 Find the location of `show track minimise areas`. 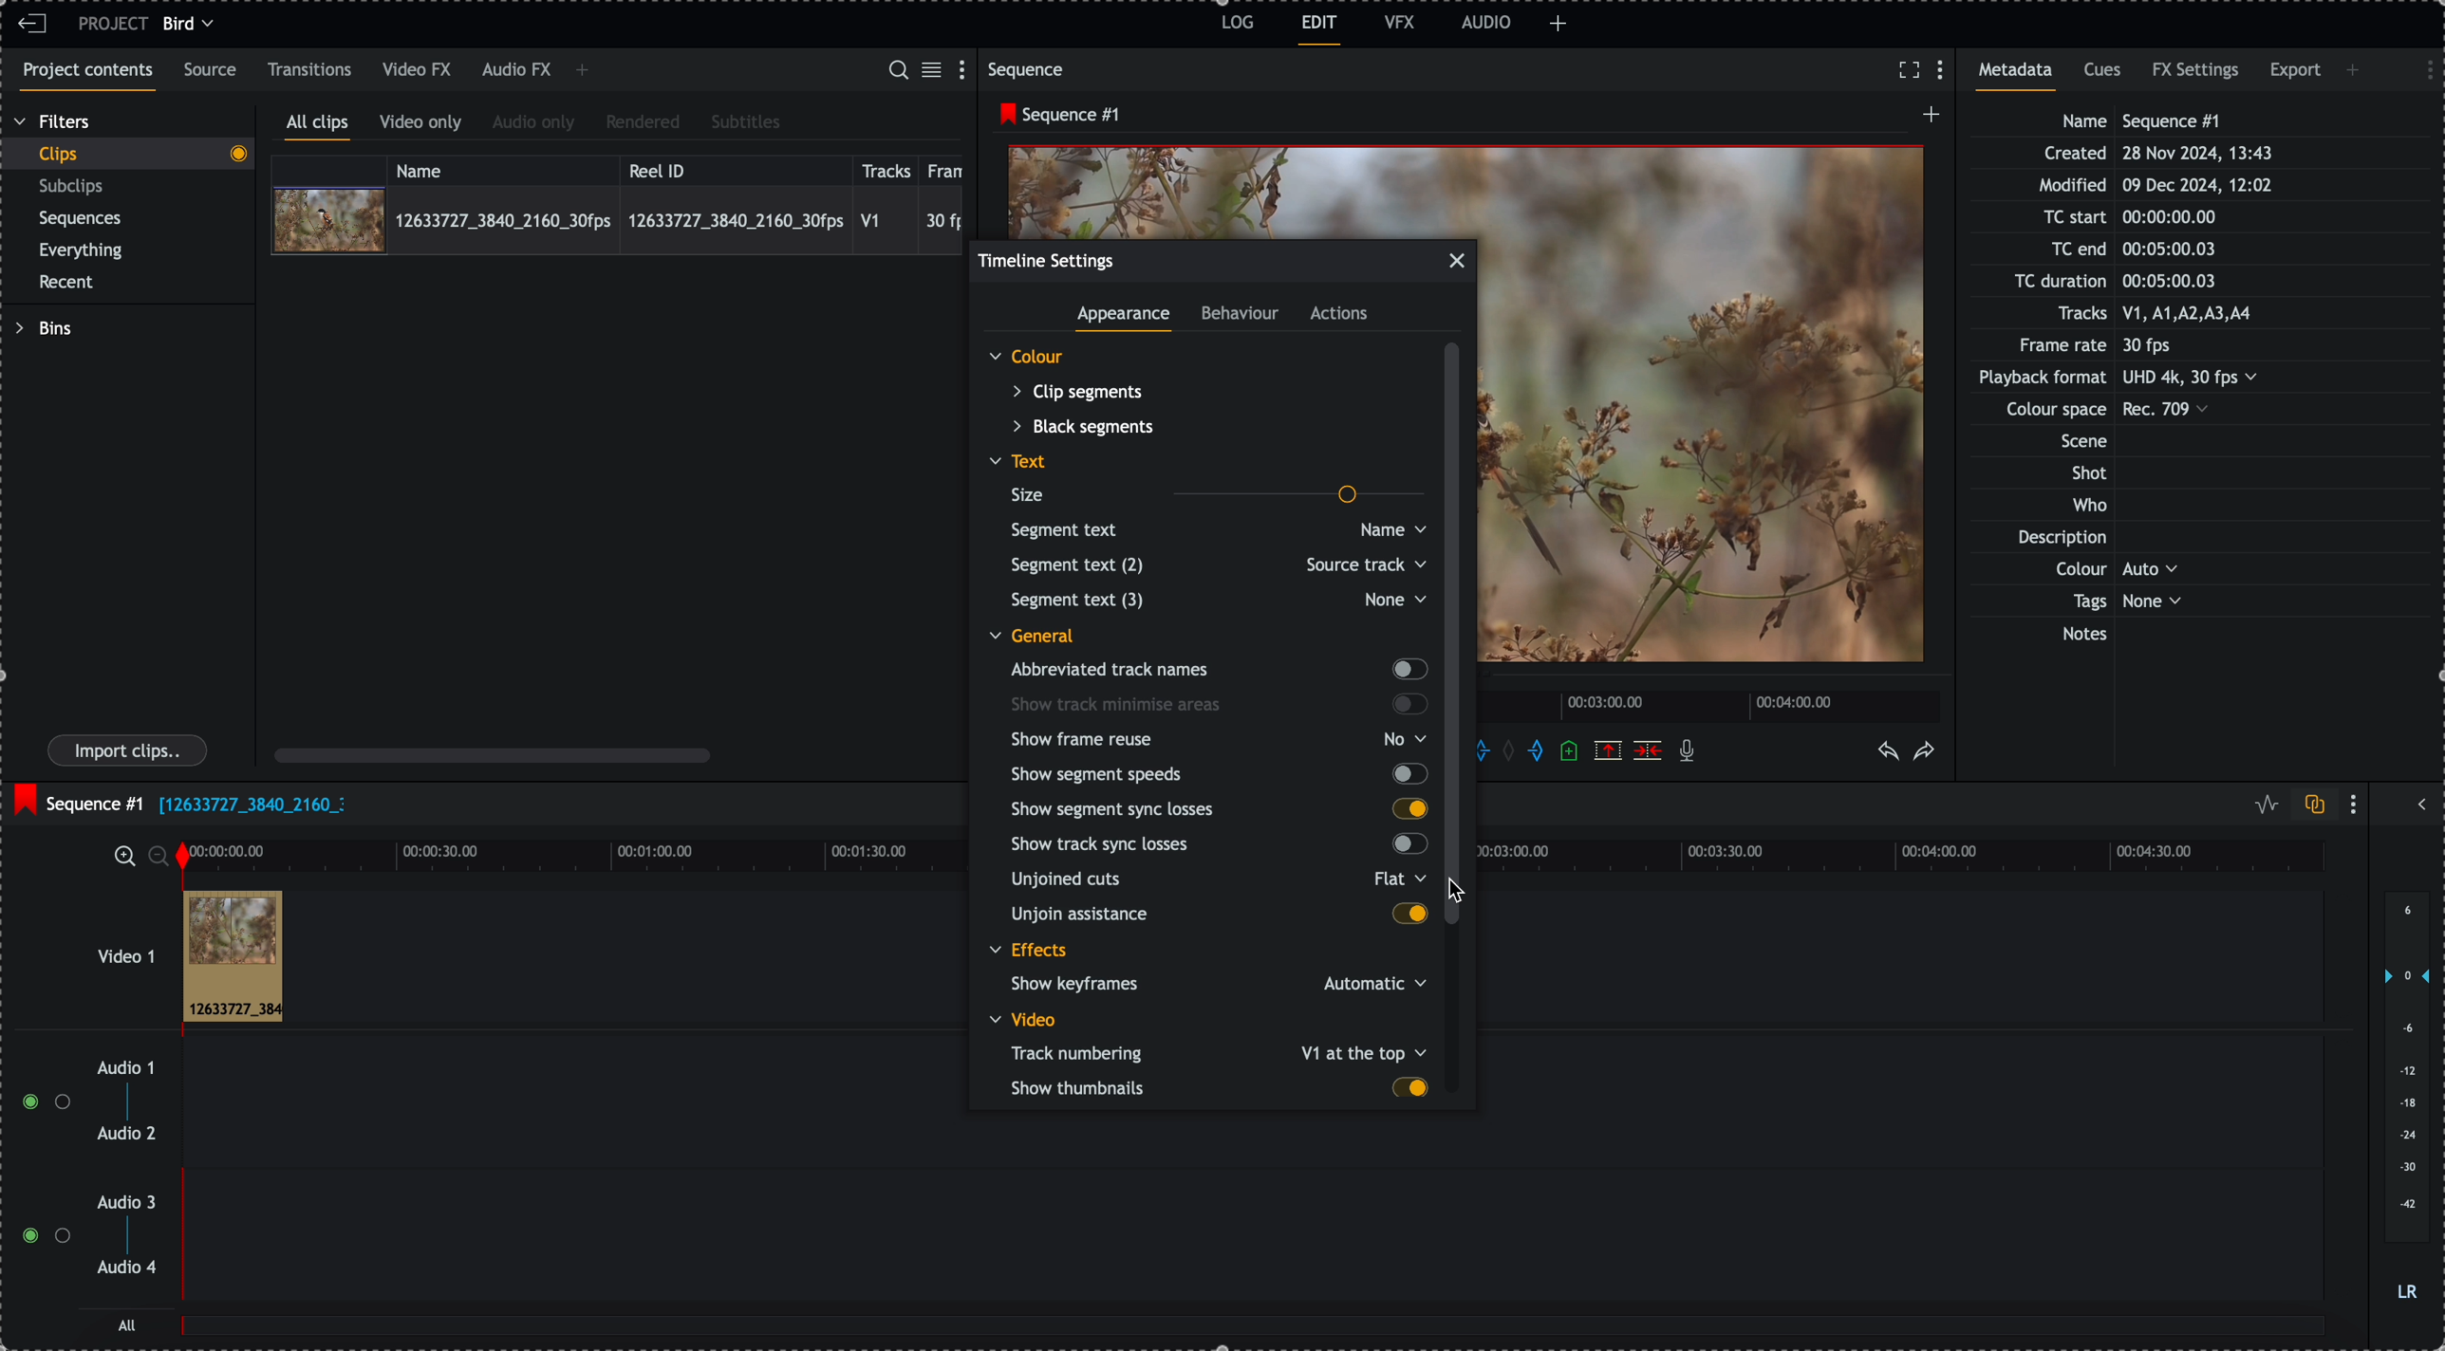

show track minimise areas is located at coordinates (1217, 705).